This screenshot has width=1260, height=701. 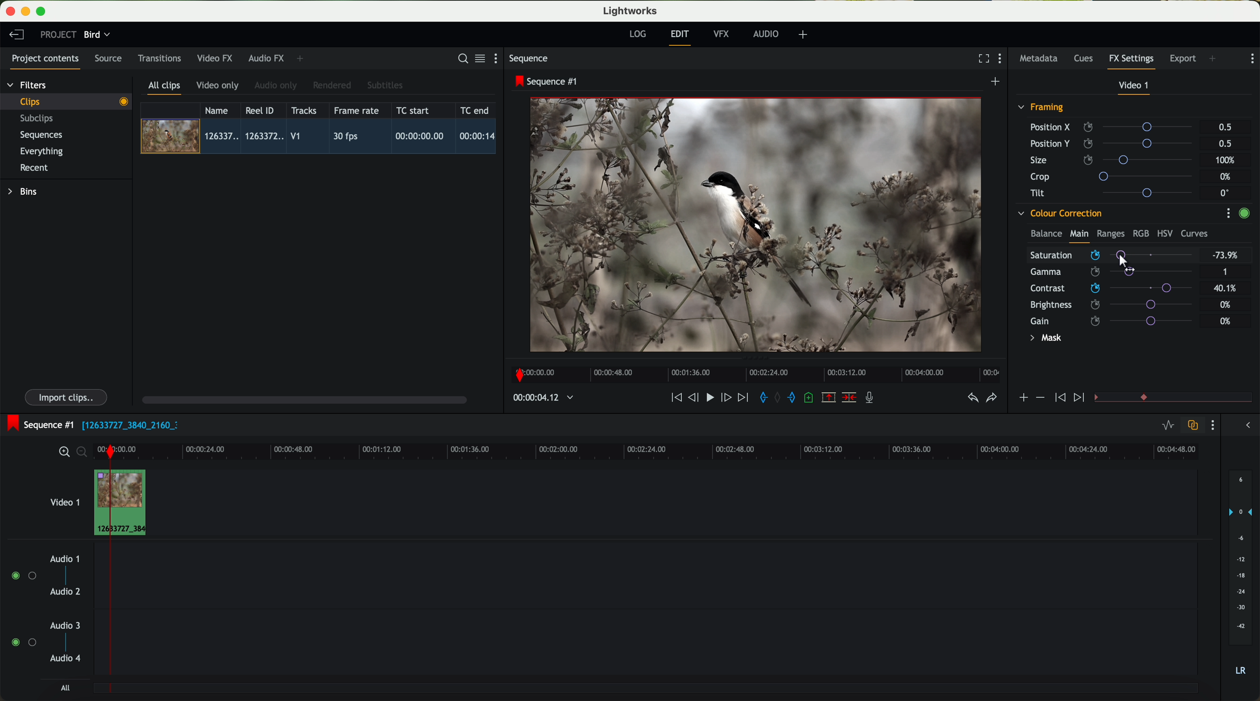 What do you see at coordinates (1241, 576) in the screenshot?
I see `audio output level (d/B)` at bounding box center [1241, 576].